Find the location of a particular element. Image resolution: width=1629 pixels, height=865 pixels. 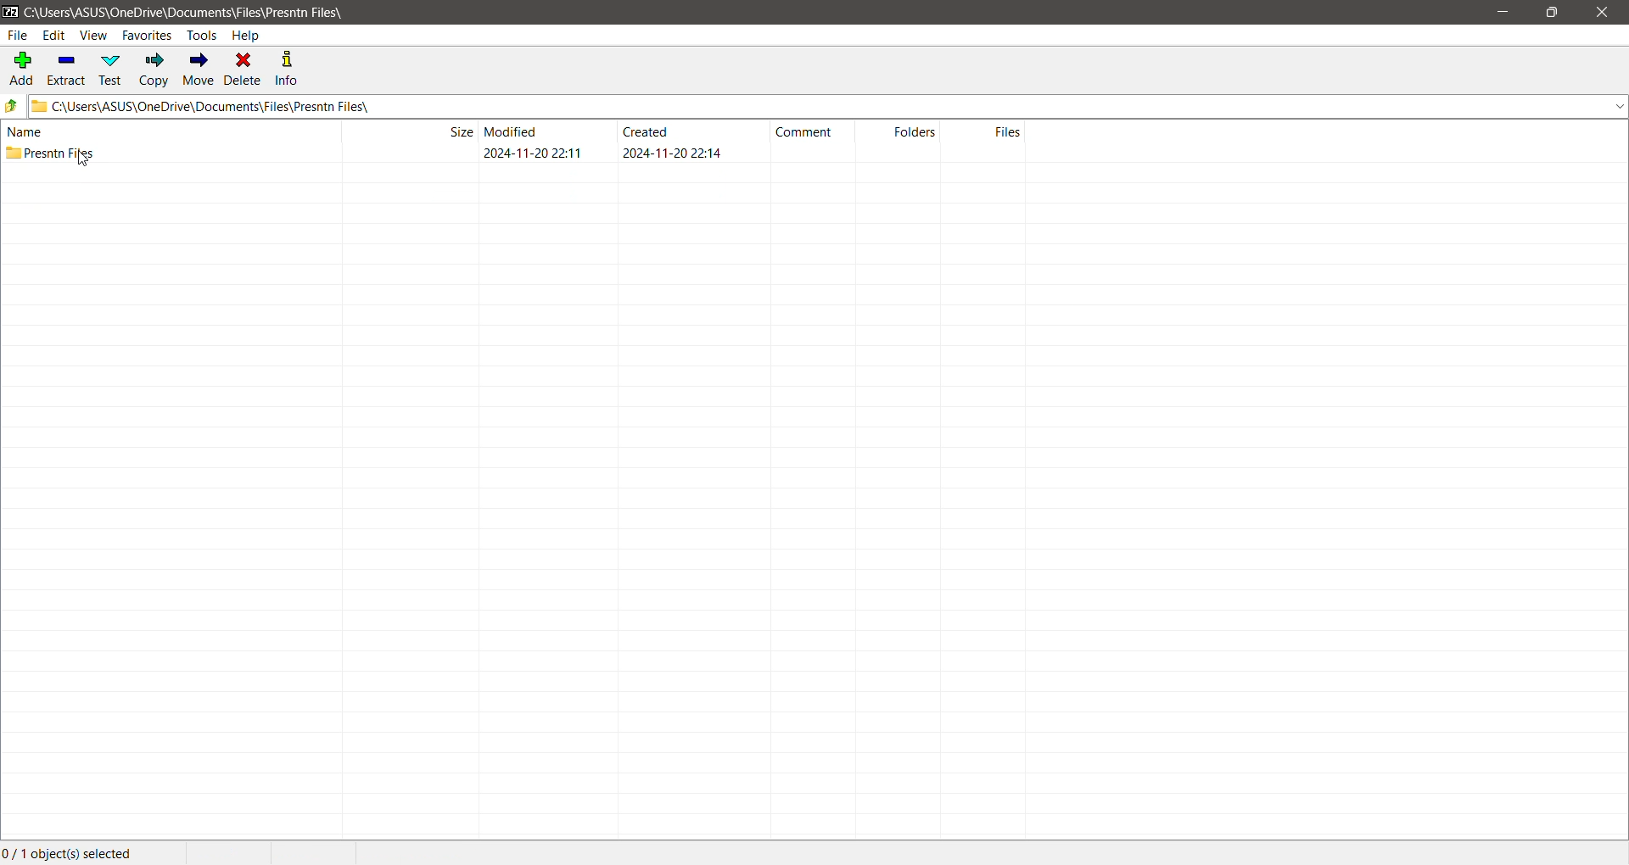

Test is located at coordinates (113, 70).